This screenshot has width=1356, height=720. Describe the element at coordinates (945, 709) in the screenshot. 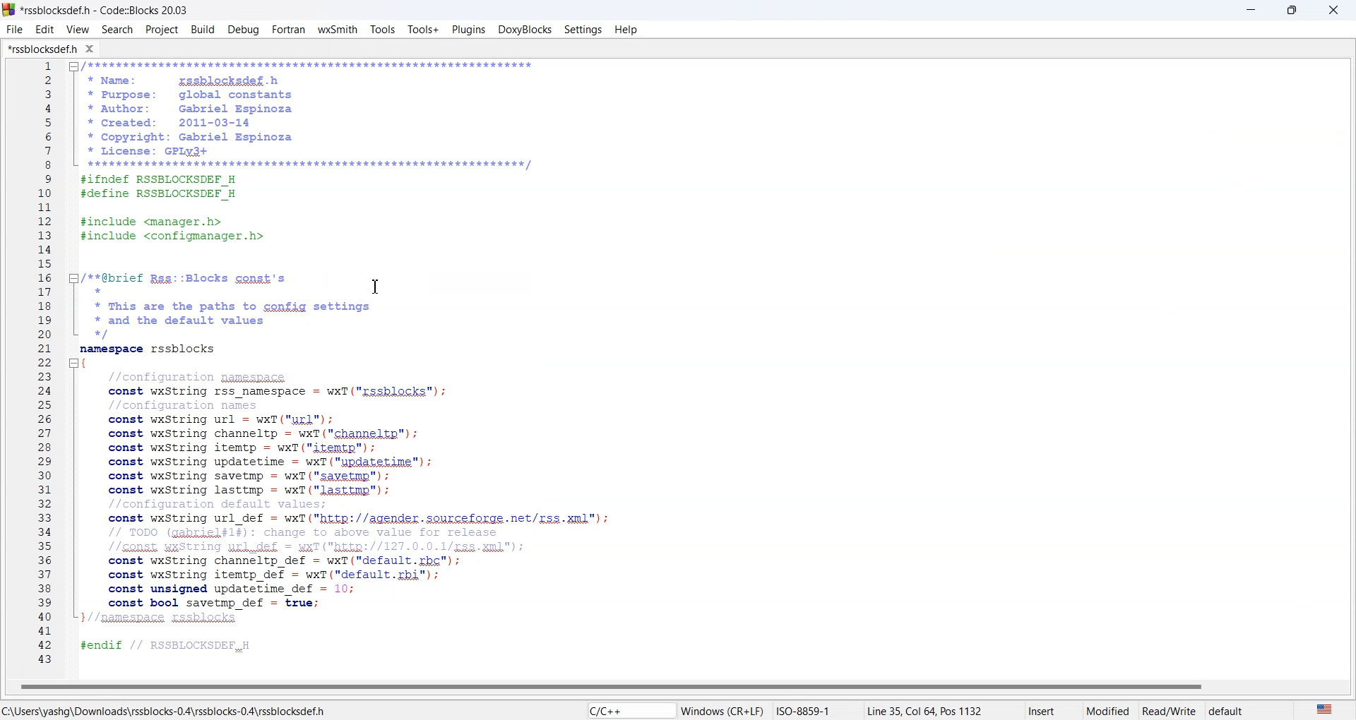

I see `Line 35,Col 64, Pos 1132` at that location.